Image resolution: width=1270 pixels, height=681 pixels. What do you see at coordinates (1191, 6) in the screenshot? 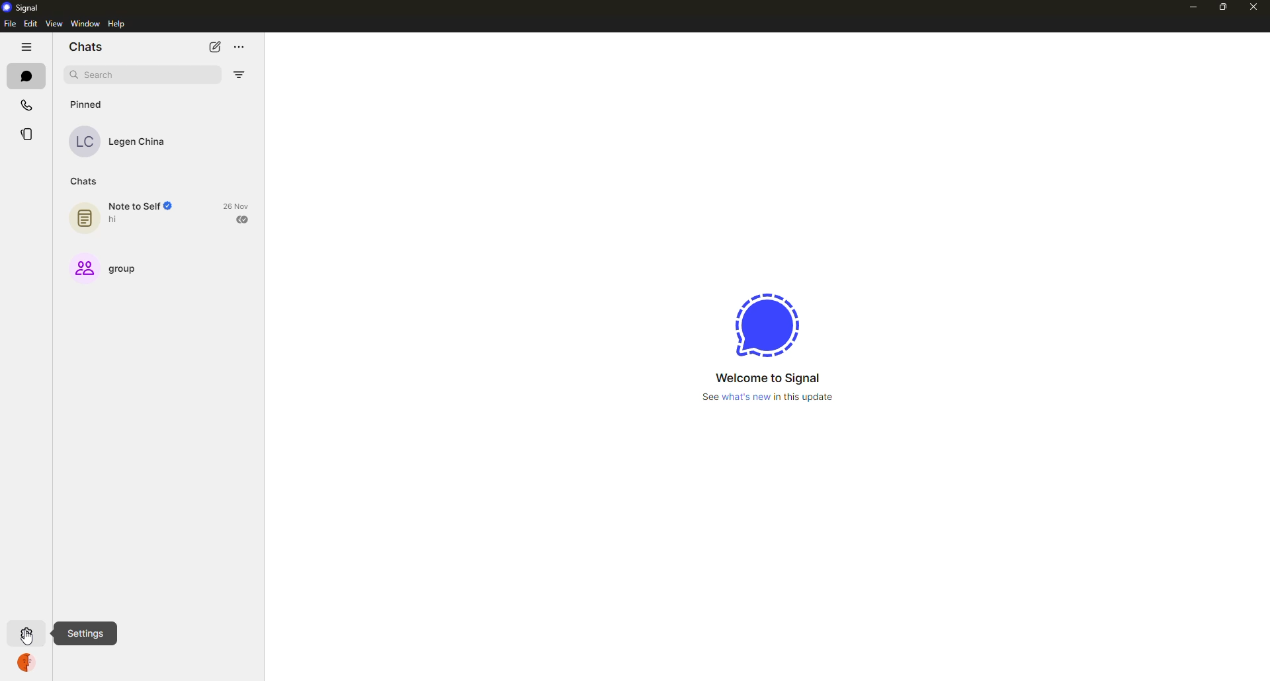
I see `minimize` at bounding box center [1191, 6].